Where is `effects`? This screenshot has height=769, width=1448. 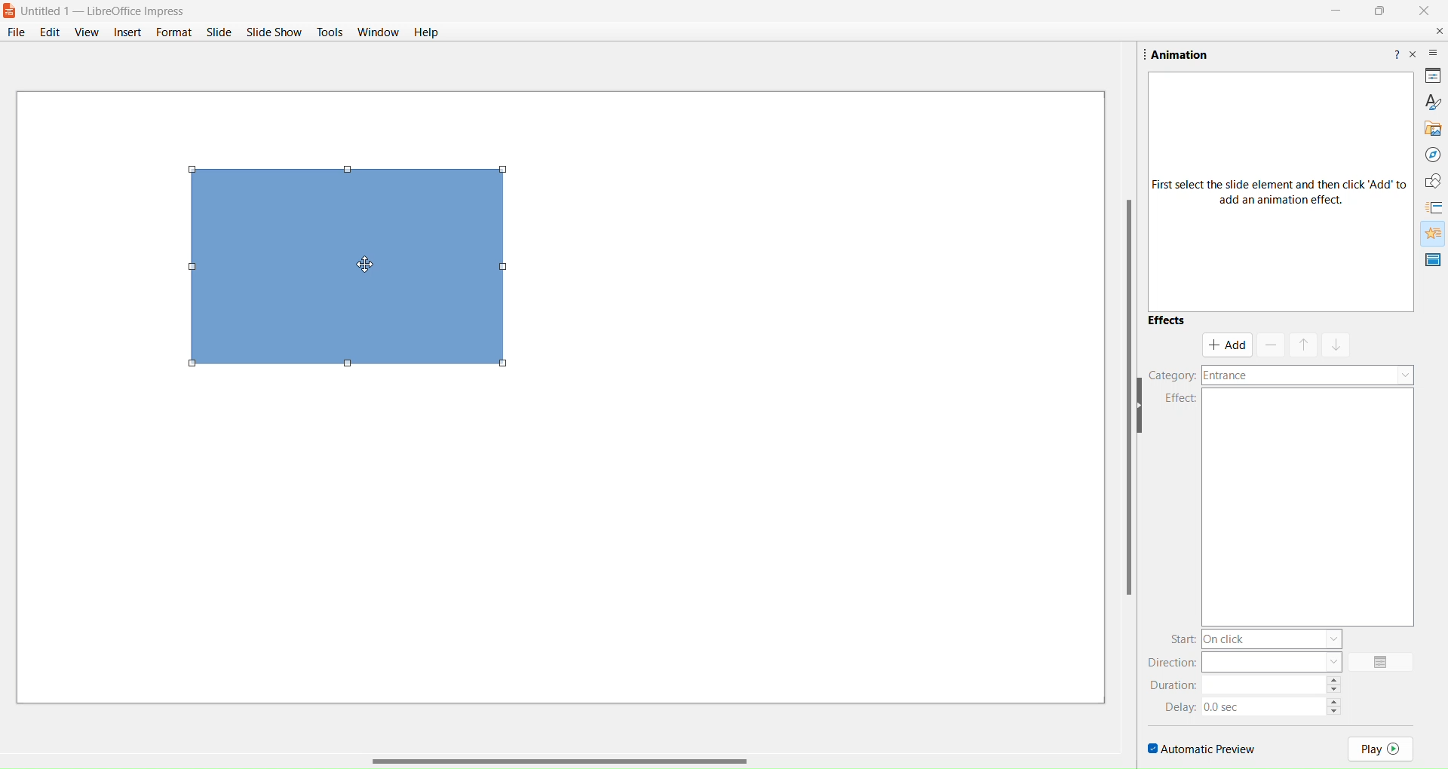 effects is located at coordinates (1167, 323).